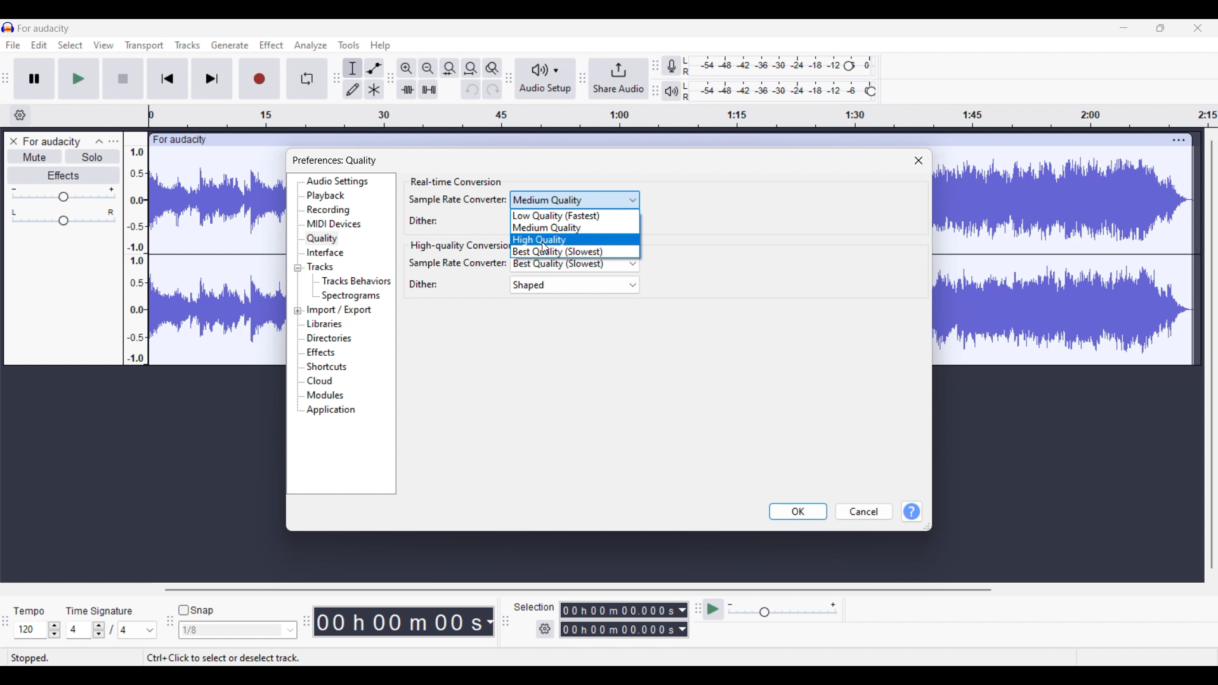  What do you see at coordinates (407, 68) in the screenshot?
I see `Zoom in` at bounding box center [407, 68].